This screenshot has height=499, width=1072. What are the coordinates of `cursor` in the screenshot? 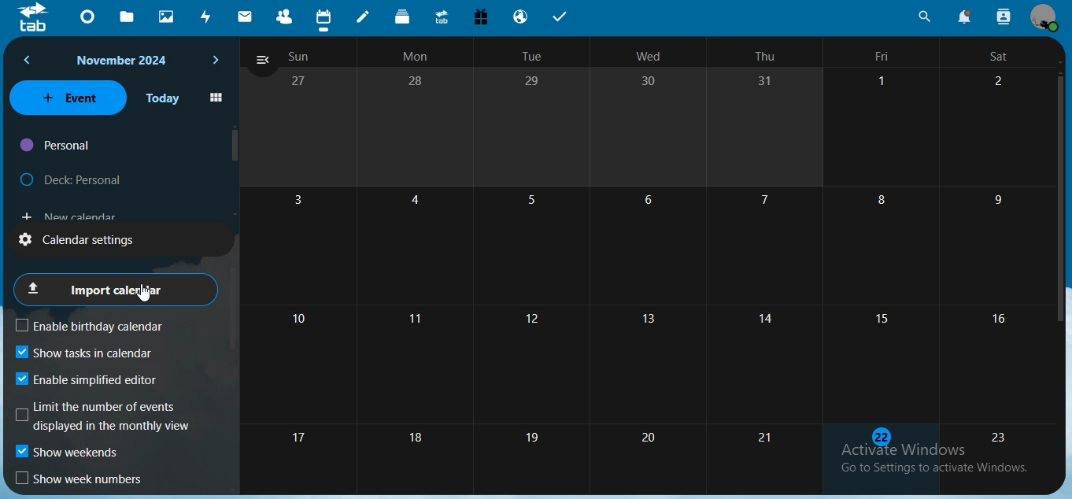 It's located at (144, 293).